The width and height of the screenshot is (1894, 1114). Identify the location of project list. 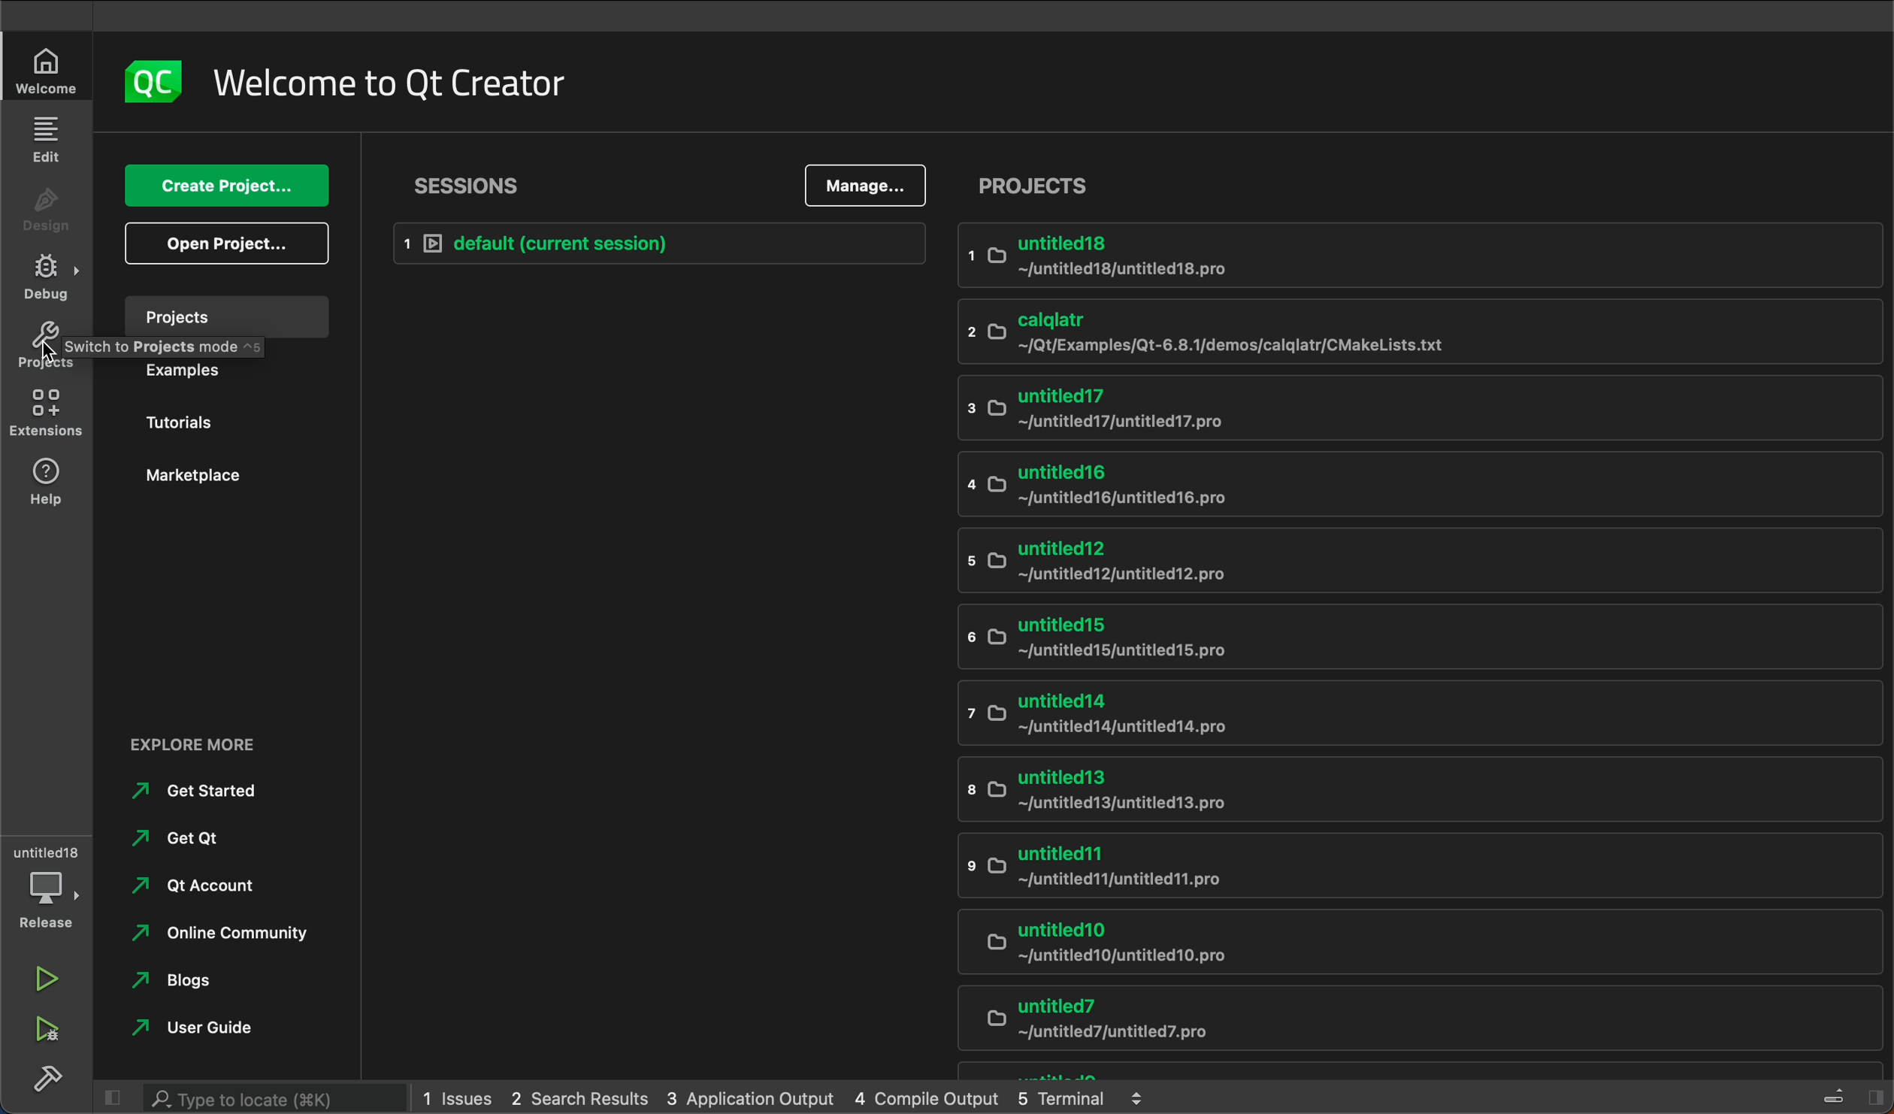
(1036, 183).